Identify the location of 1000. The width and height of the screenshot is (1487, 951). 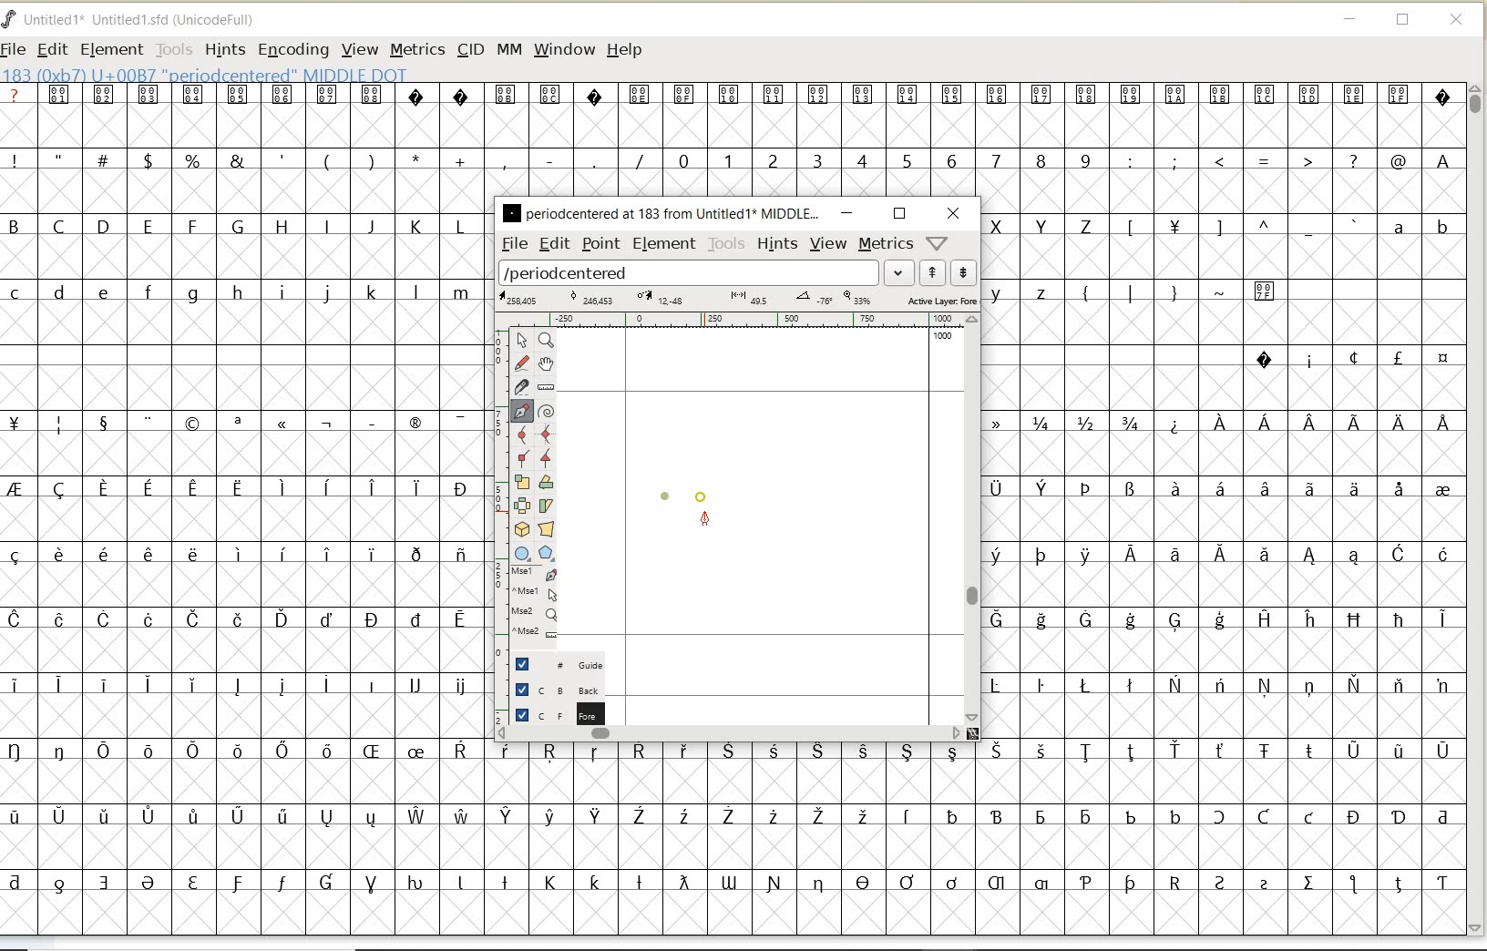
(943, 338).